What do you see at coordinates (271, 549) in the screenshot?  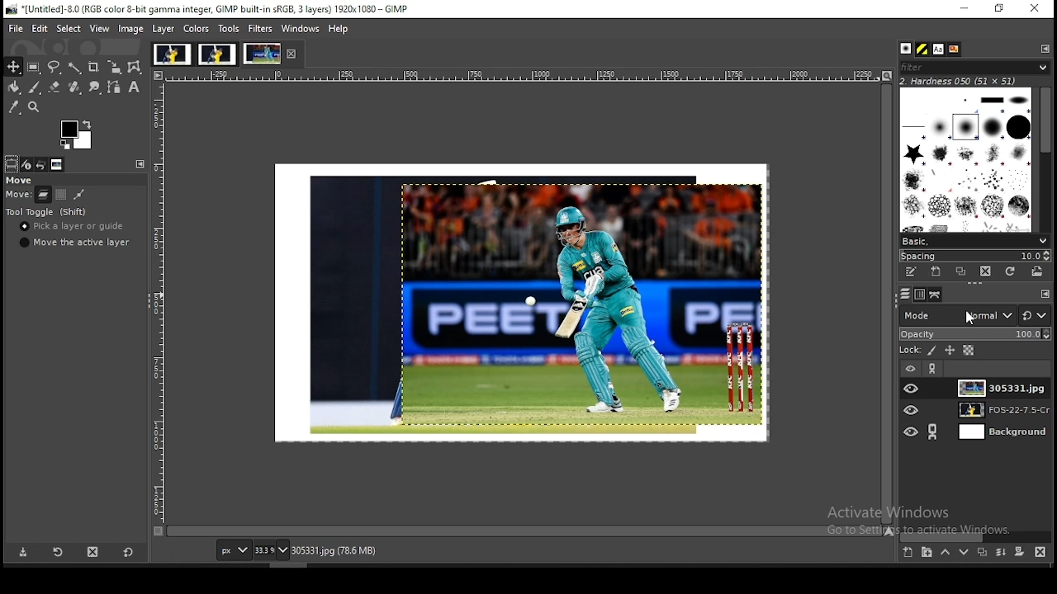 I see `zoom level` at bounding box center [271, 549].